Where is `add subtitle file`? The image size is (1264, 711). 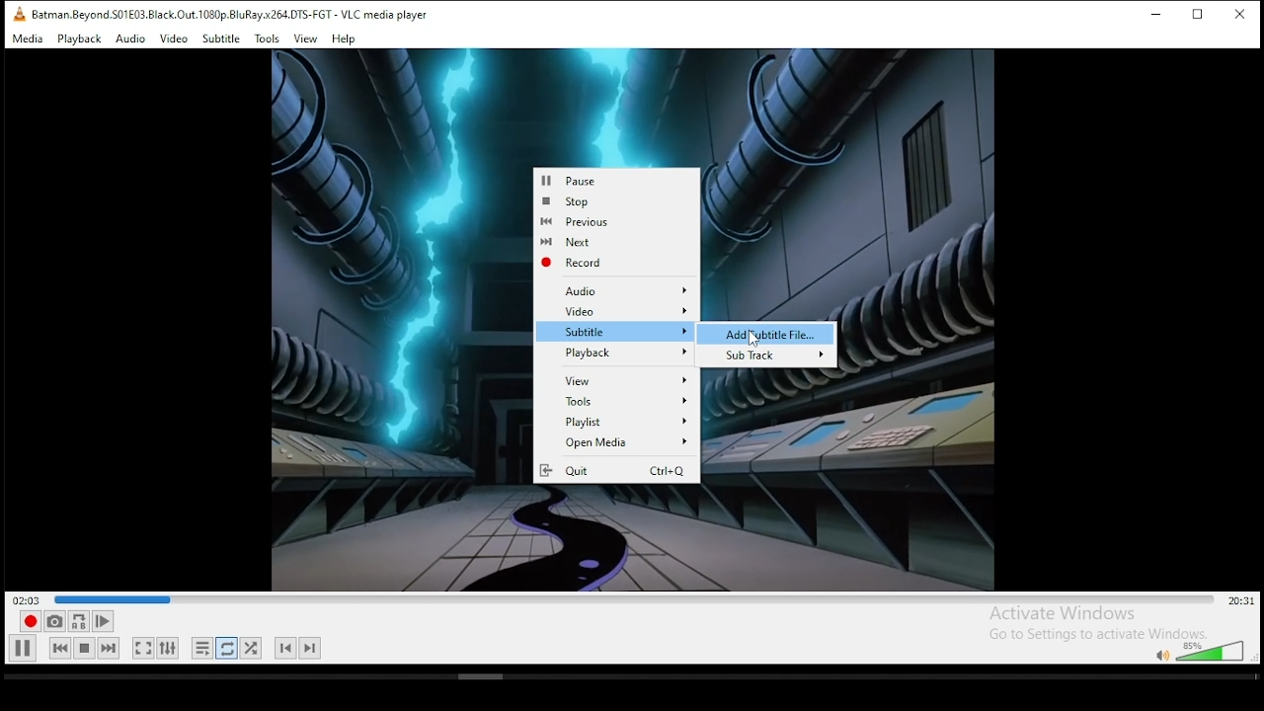 add subtitle file is located at coordinates (768, 334).